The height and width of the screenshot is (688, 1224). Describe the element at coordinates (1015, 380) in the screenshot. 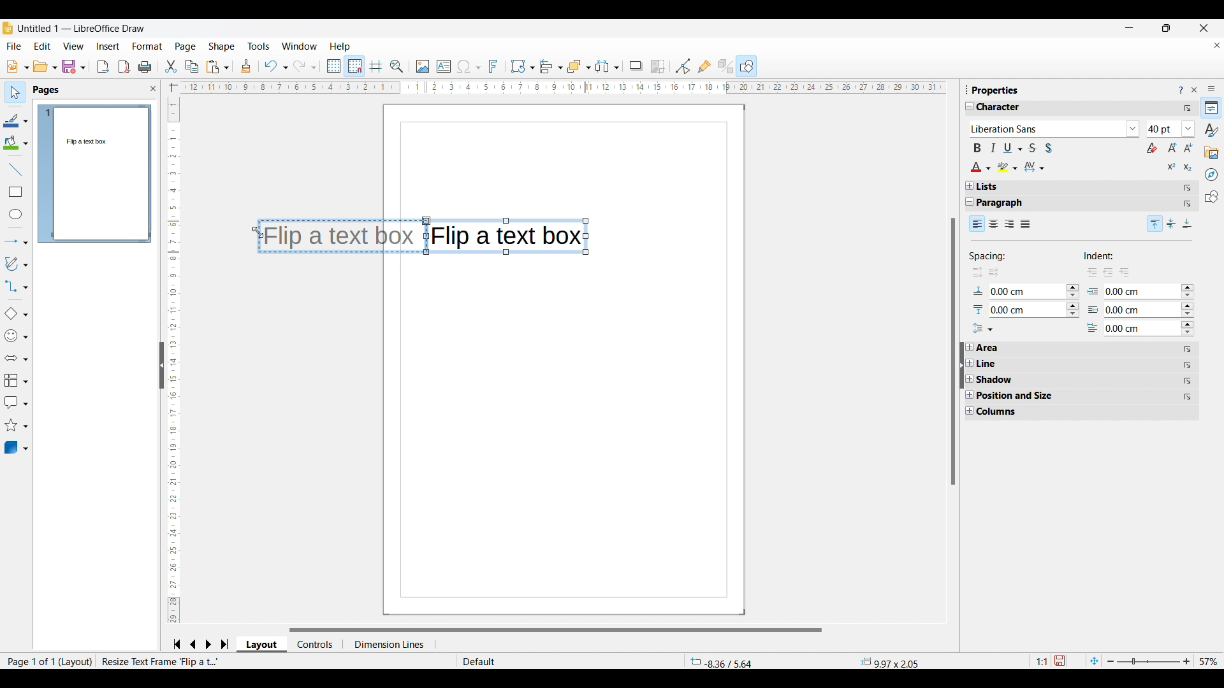

I see `Shadow property` at that location.